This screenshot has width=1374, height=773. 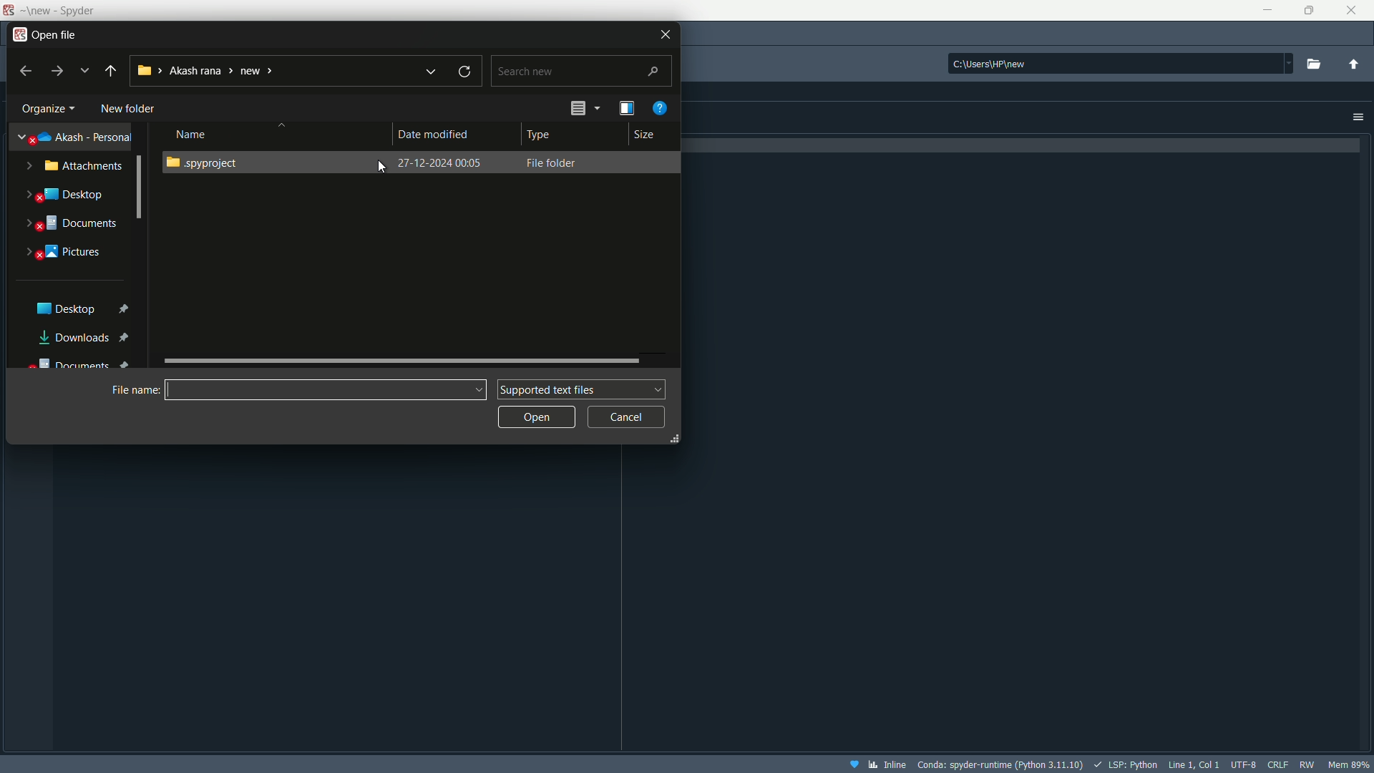 I want to click on Search bar, so click(x=585, y=70).